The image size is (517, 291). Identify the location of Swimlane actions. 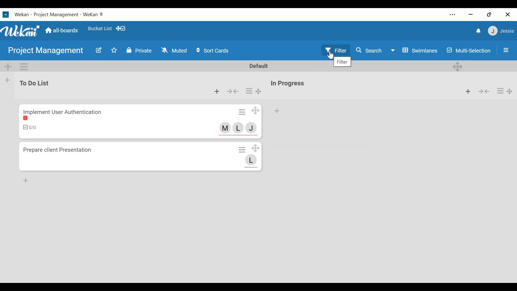
(24, 67).